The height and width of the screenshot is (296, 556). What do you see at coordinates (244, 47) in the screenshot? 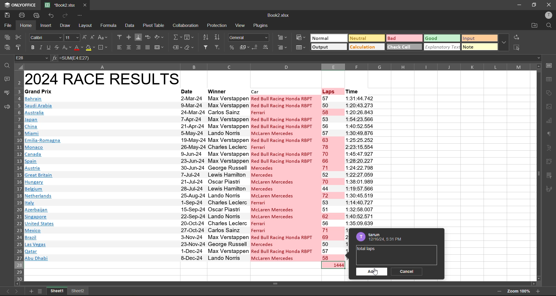
I see `accounting` at bounding box center [244, 47].